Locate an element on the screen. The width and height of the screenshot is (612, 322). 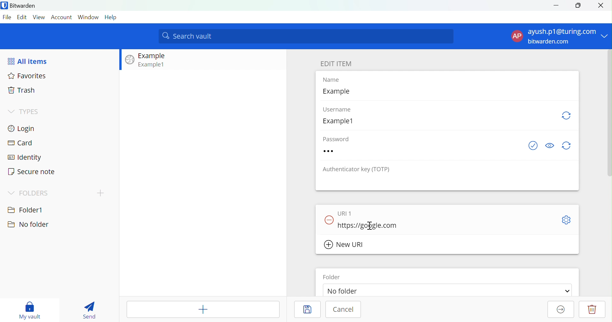
Toggle Options is located at coordinates (566, 220).